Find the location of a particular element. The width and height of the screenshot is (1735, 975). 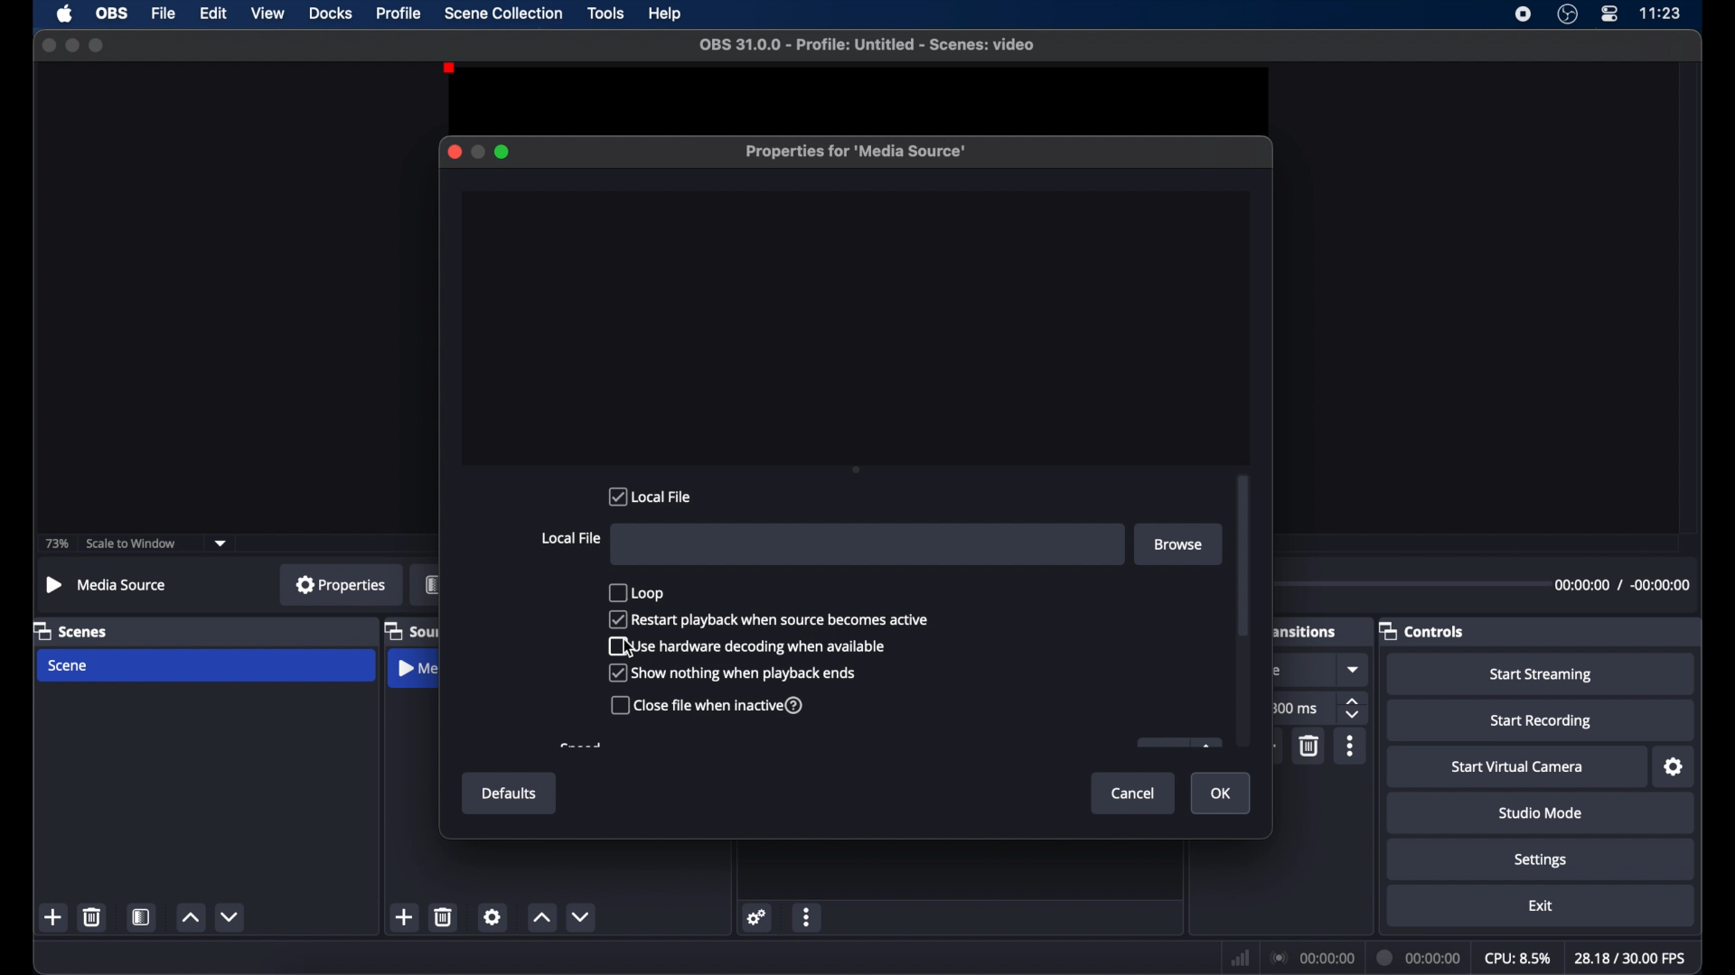

stepper buttons is located at coordinates (1352, 709).